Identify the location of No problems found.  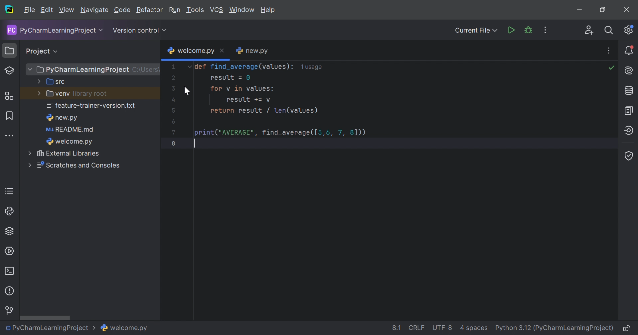
(611, 68).